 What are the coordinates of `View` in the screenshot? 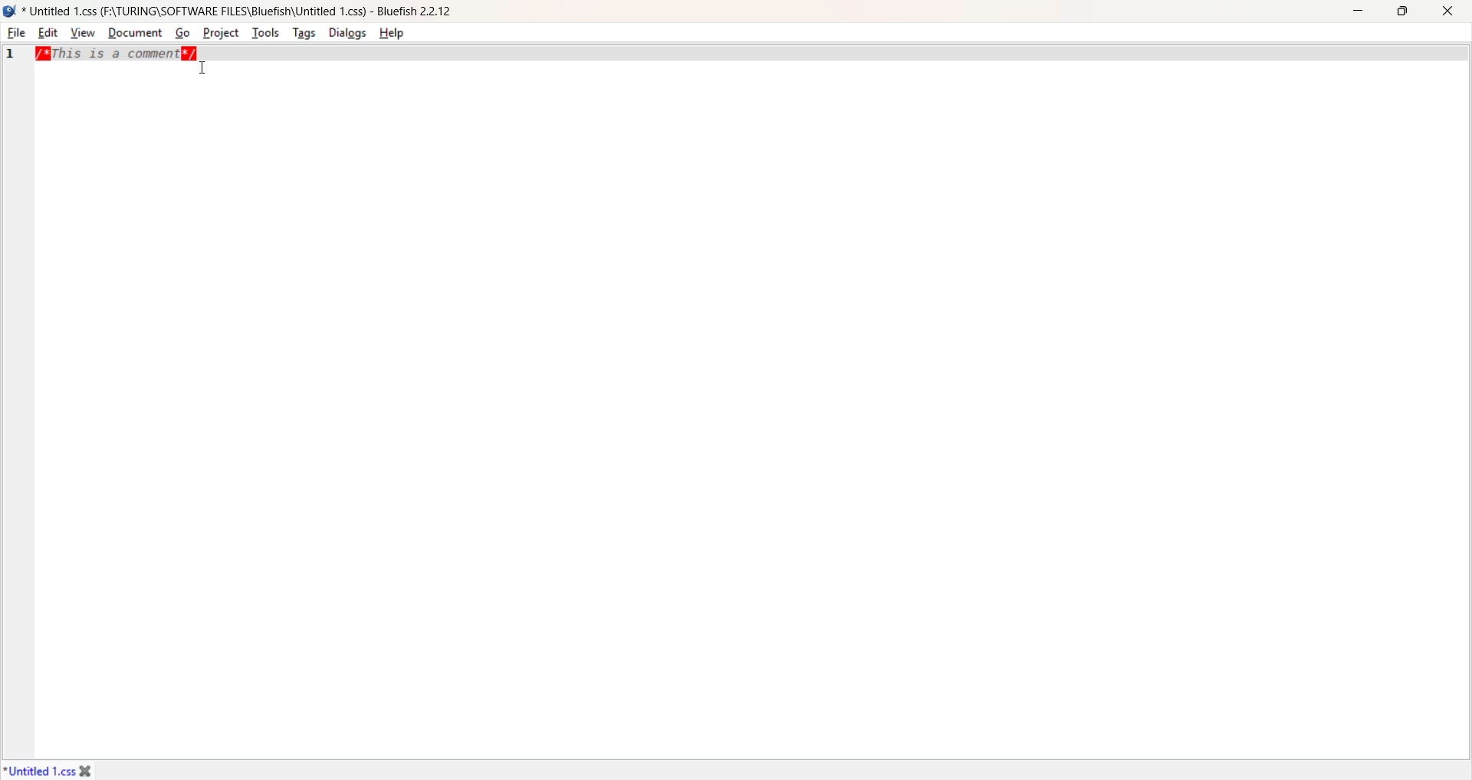 It's located at (82, 31).